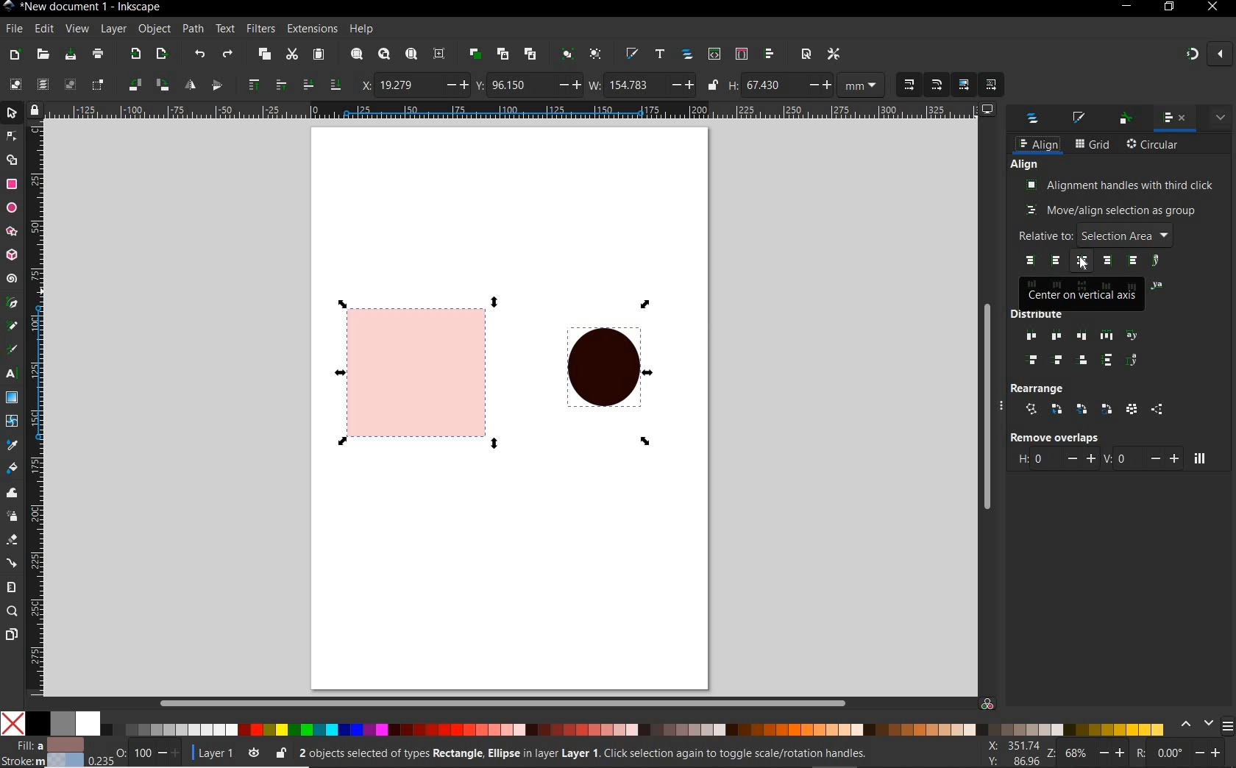 This screenshot has height=768, width=1236. I want to click on object flip vertical, so click(216, 83).